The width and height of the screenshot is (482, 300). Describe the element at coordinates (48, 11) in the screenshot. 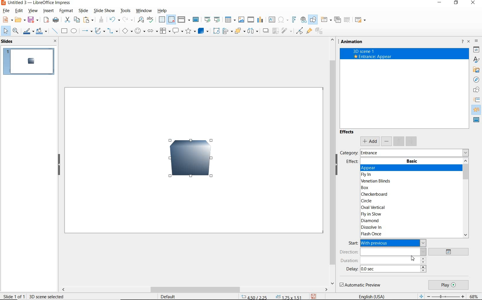

I see `insert` at that location.